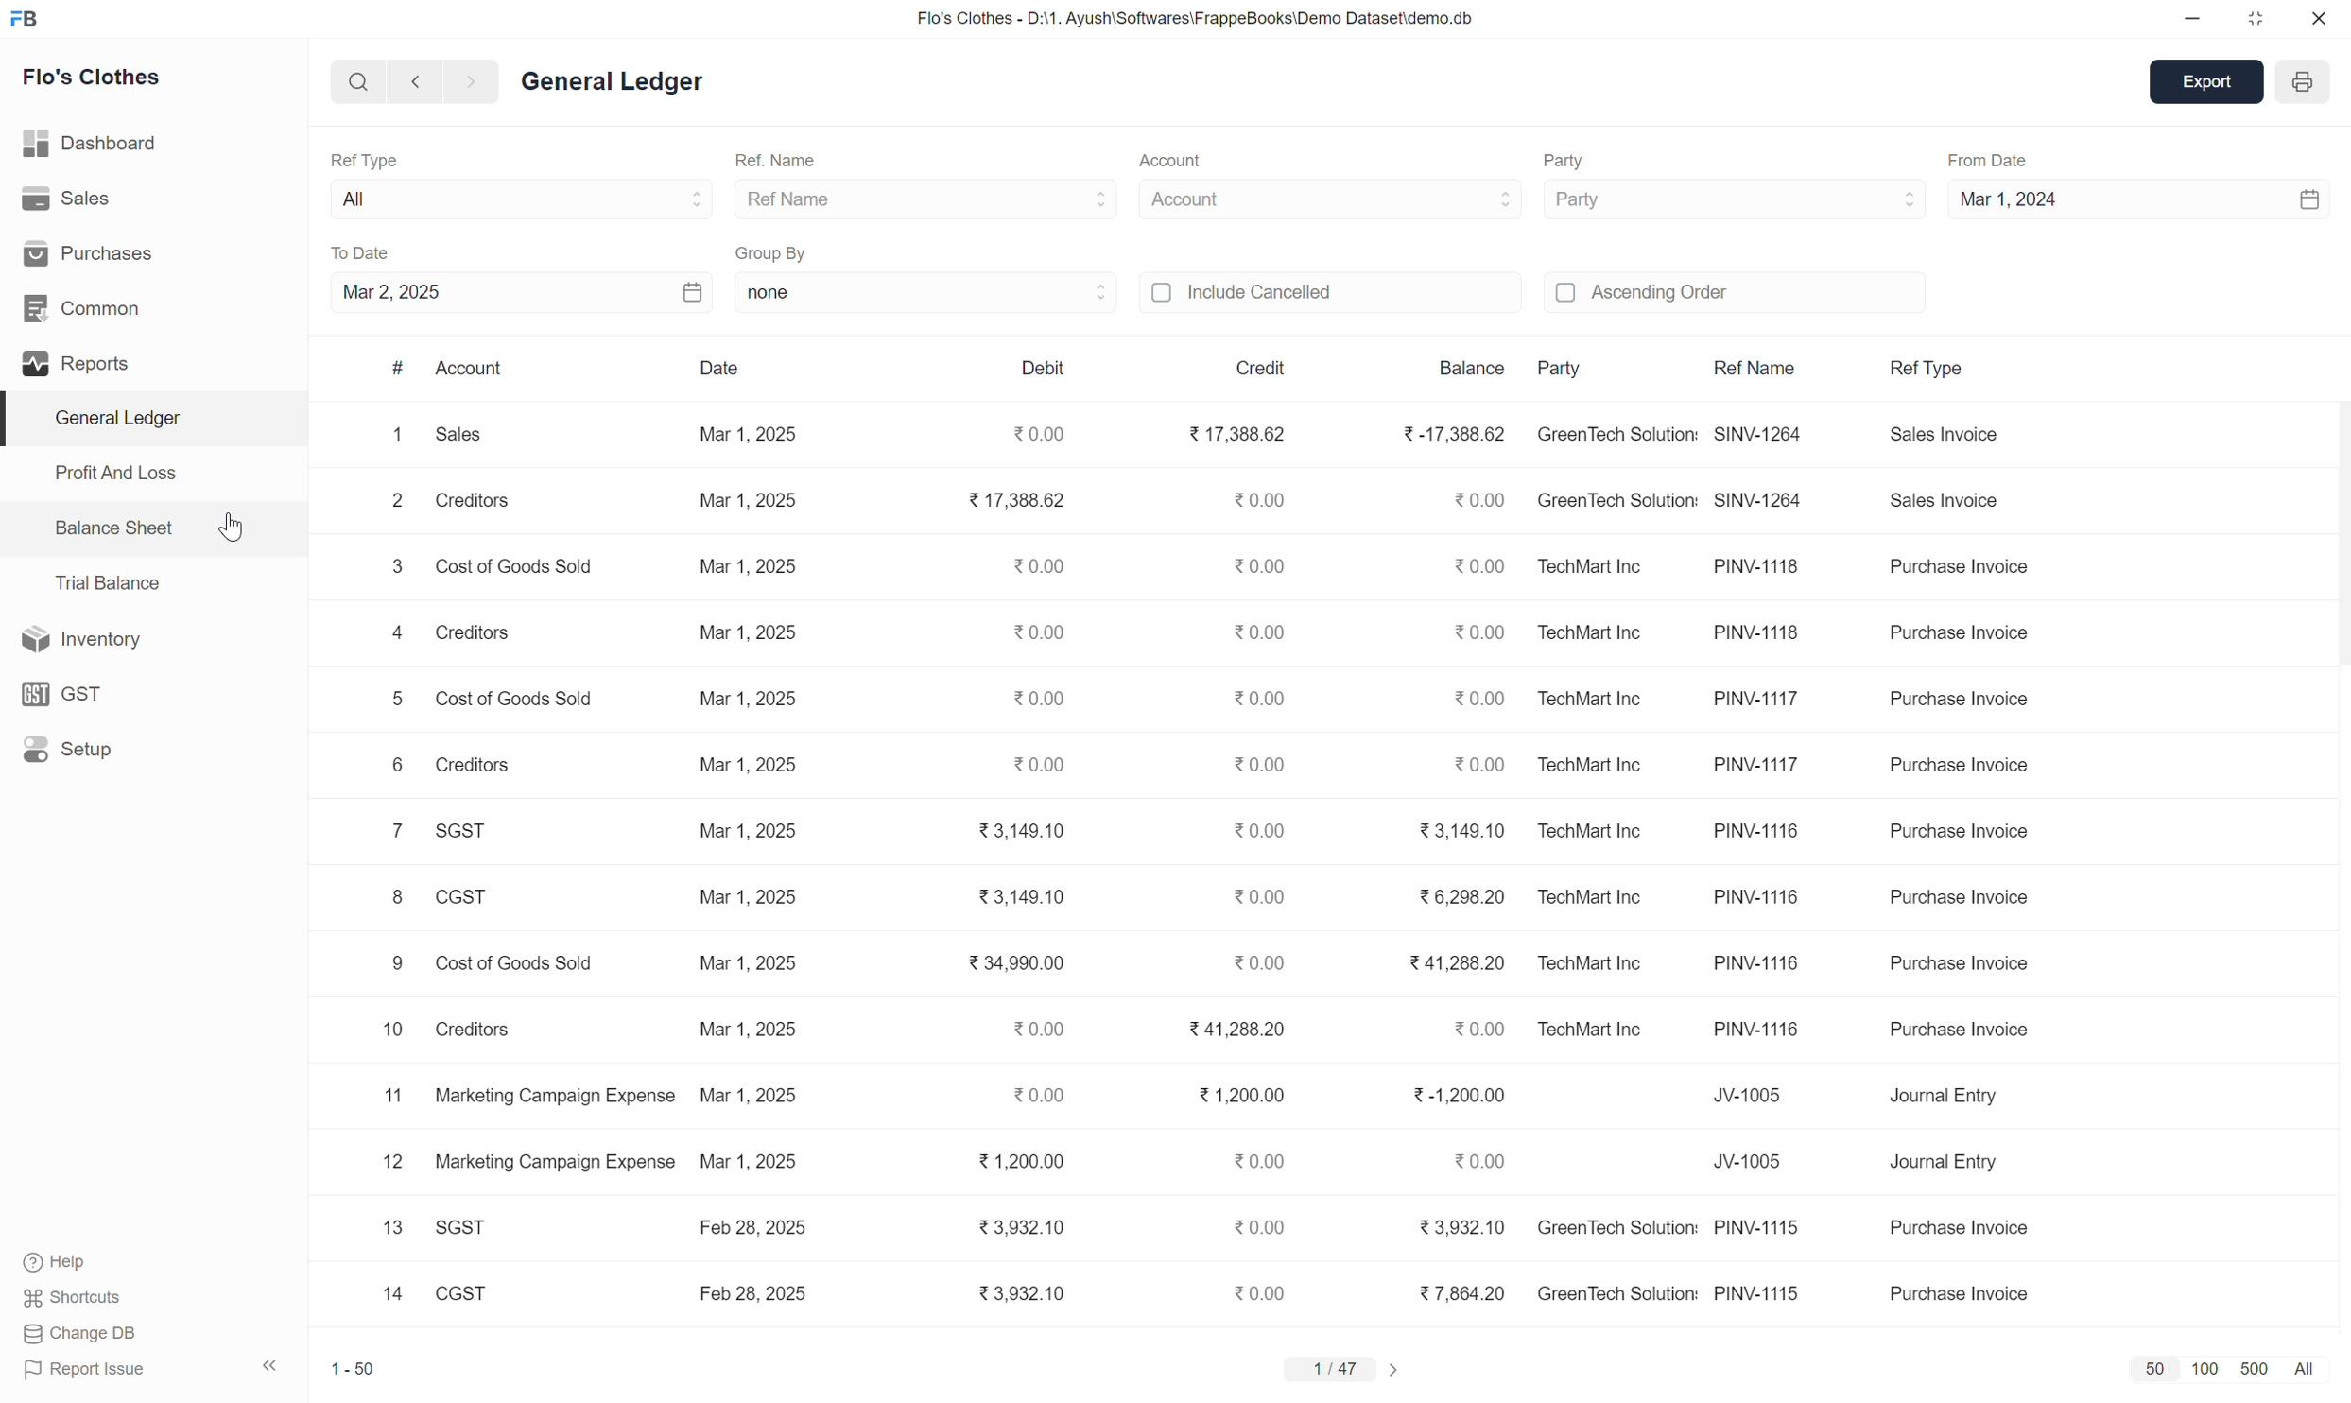 This screenshot has width=2351, height=1403. What do you see at coordinates (1589, 564) in the screenshot?
I see `TechMart Inc` at bounding box center [1589, 564].